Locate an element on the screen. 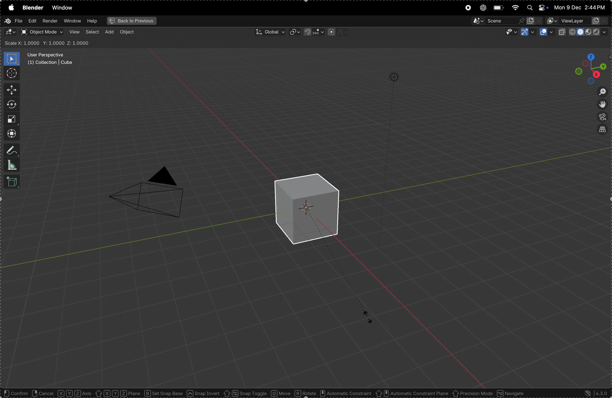 The image size is (612, 398). CURSOR is located at coordinates (373, 321).